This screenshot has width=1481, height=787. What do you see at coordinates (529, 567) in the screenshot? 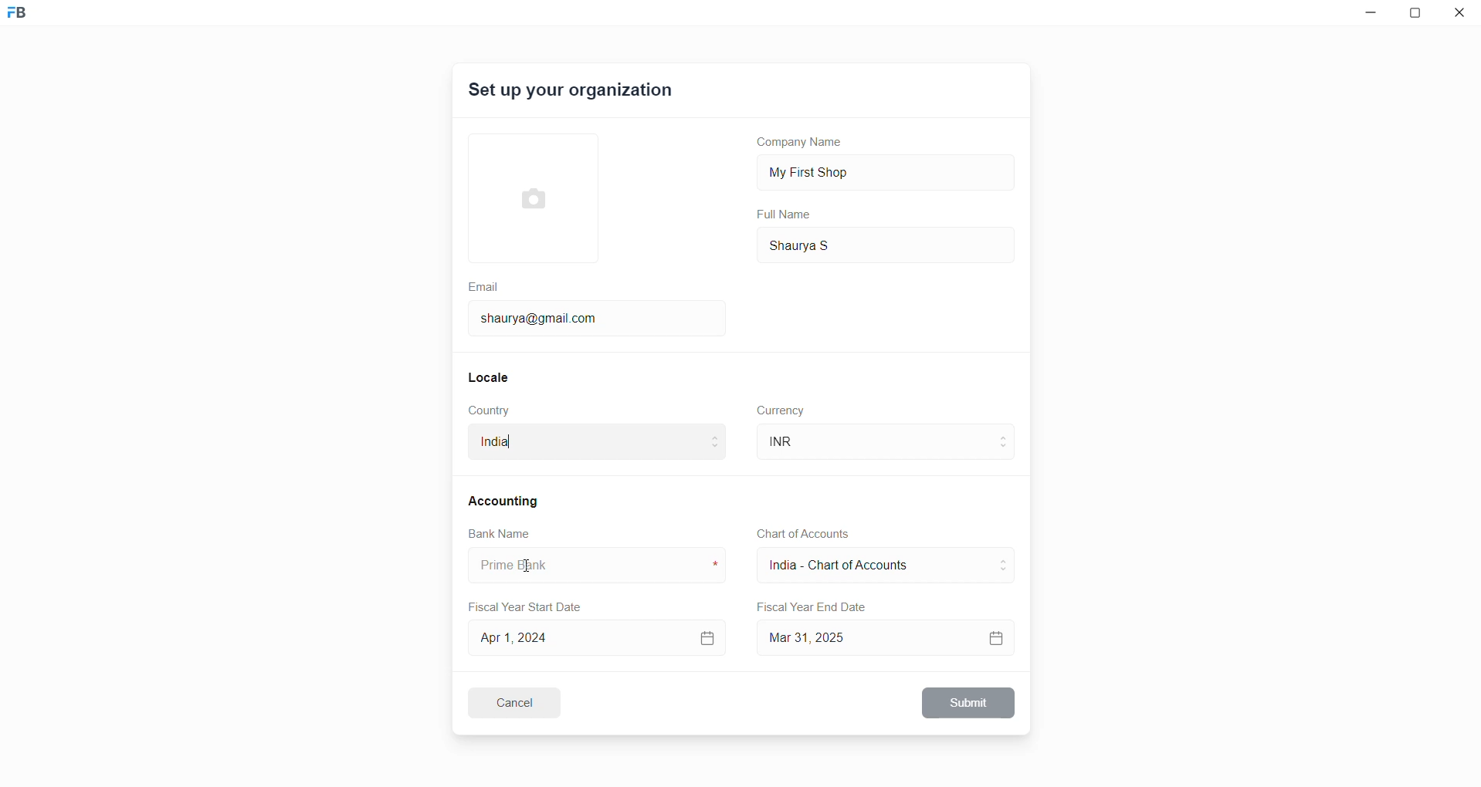
I see `cursor` at bounding box center [529, 567].